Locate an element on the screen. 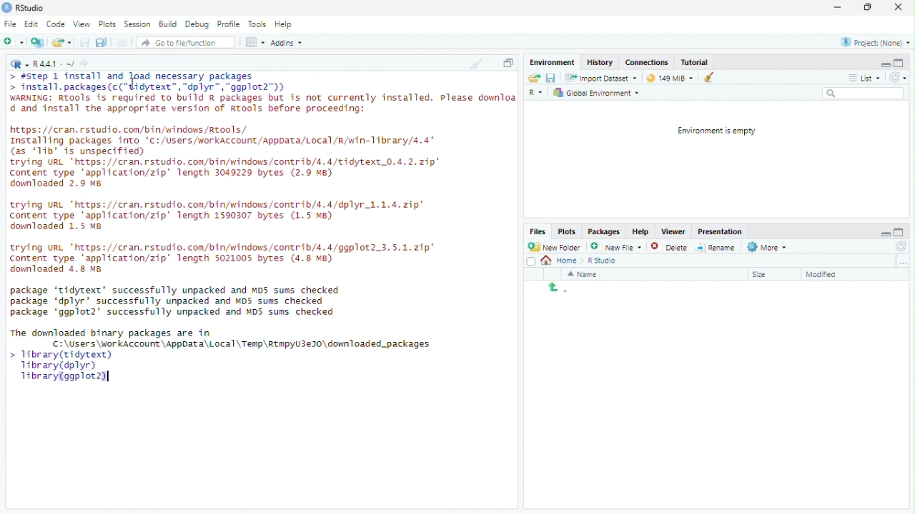  Workspace pane is located at coordinates (254, 43).